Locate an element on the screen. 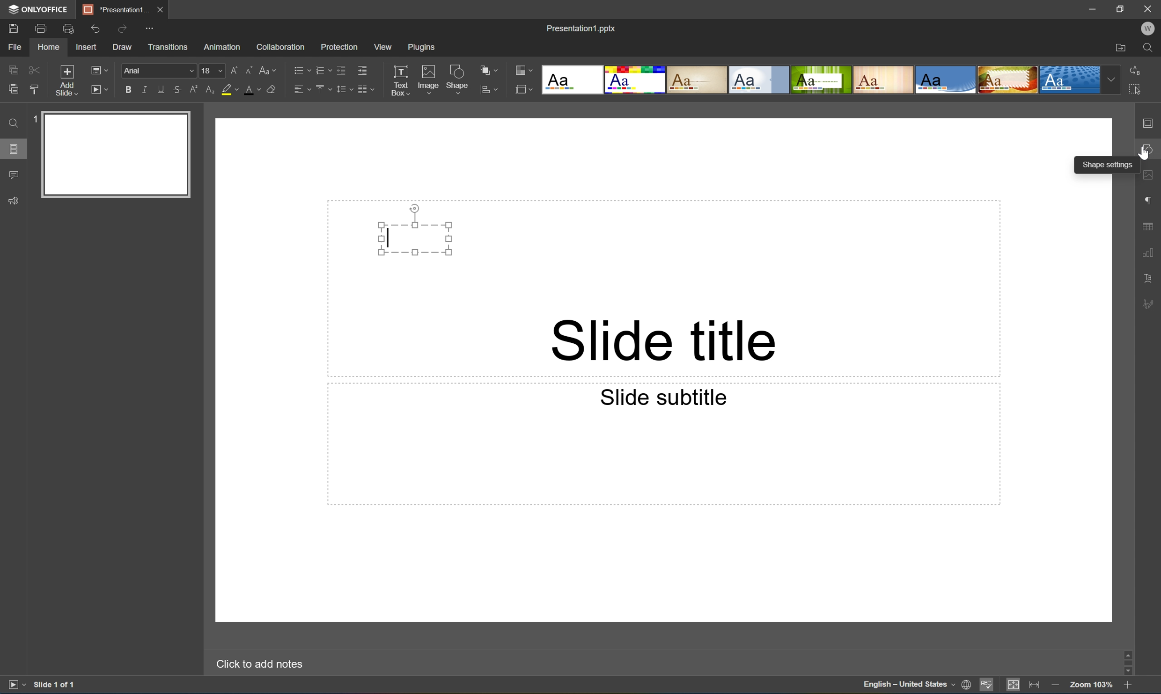  Zoom In is located at coordinates (1127, 687).